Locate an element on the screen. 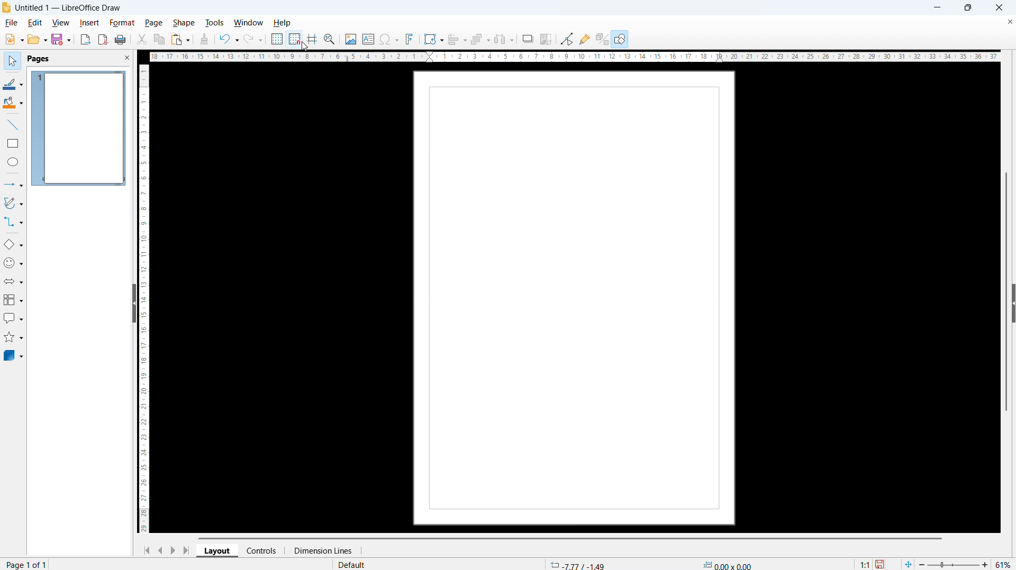 This screenshot has width=1016, height=570. Edit  is located at coordinates (35, 23).